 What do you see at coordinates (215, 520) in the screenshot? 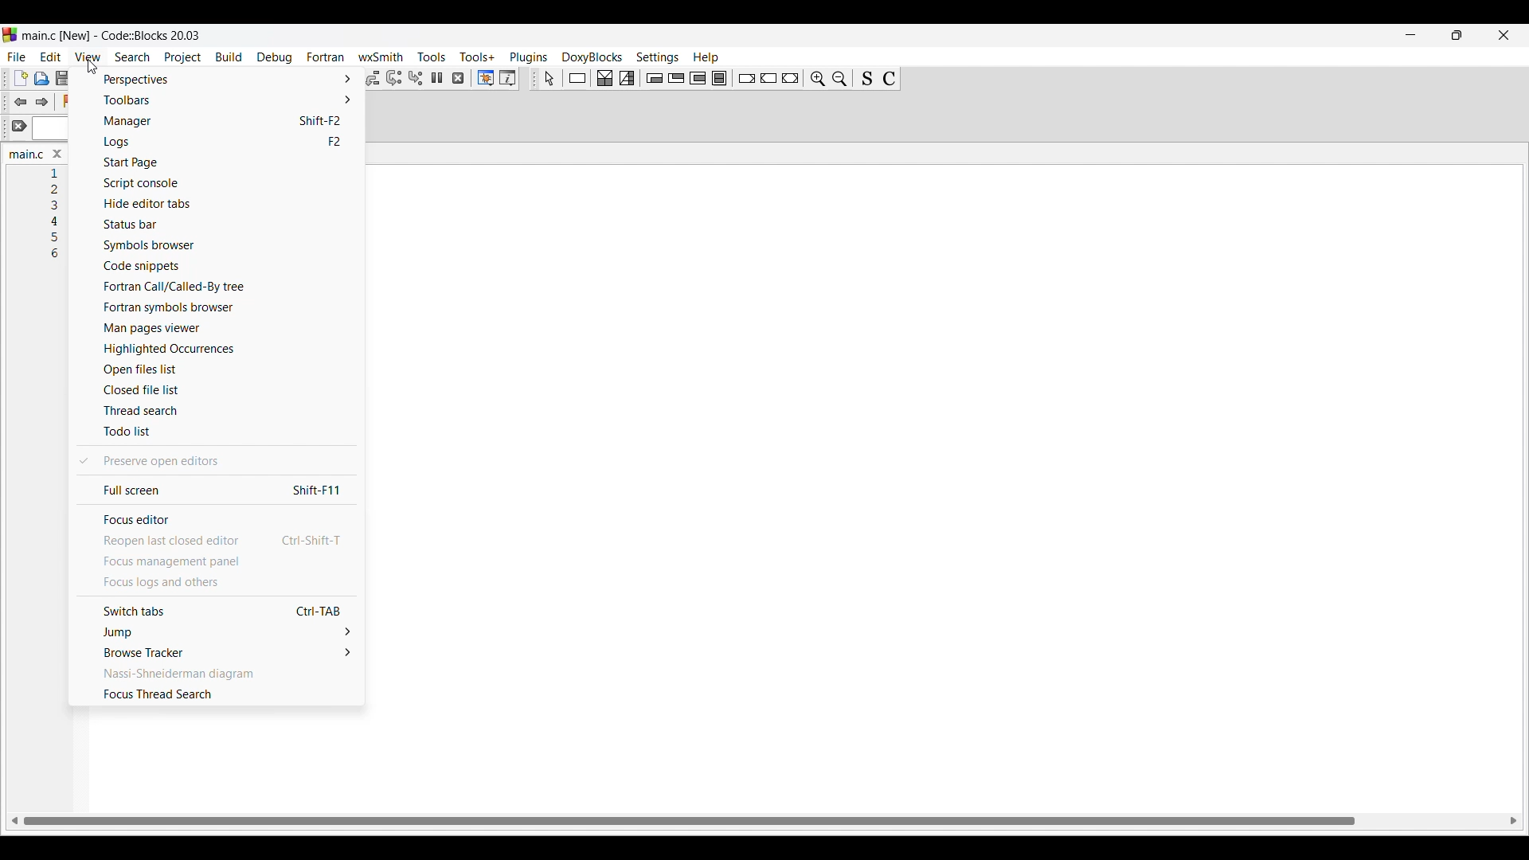
I see `Focus editor` at bounding box center [215, 520].